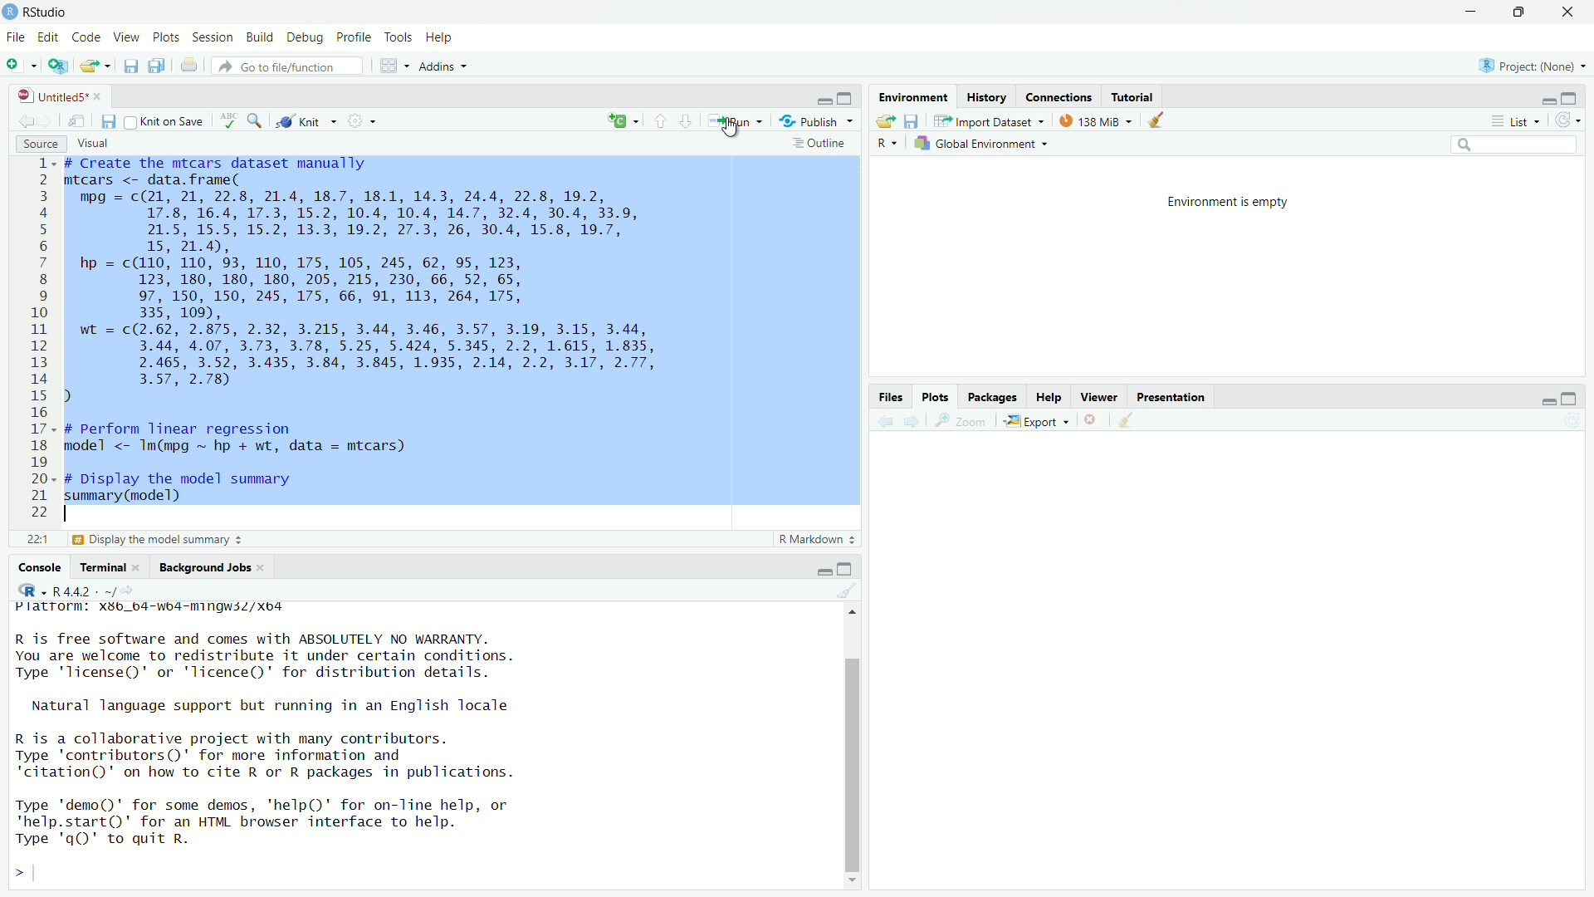 The width and height of the screenshot is (1594, 897). What do you see at coordinates (105, 569) in the screenshot?
I see `Terminal` at bounding box center [105, 569].